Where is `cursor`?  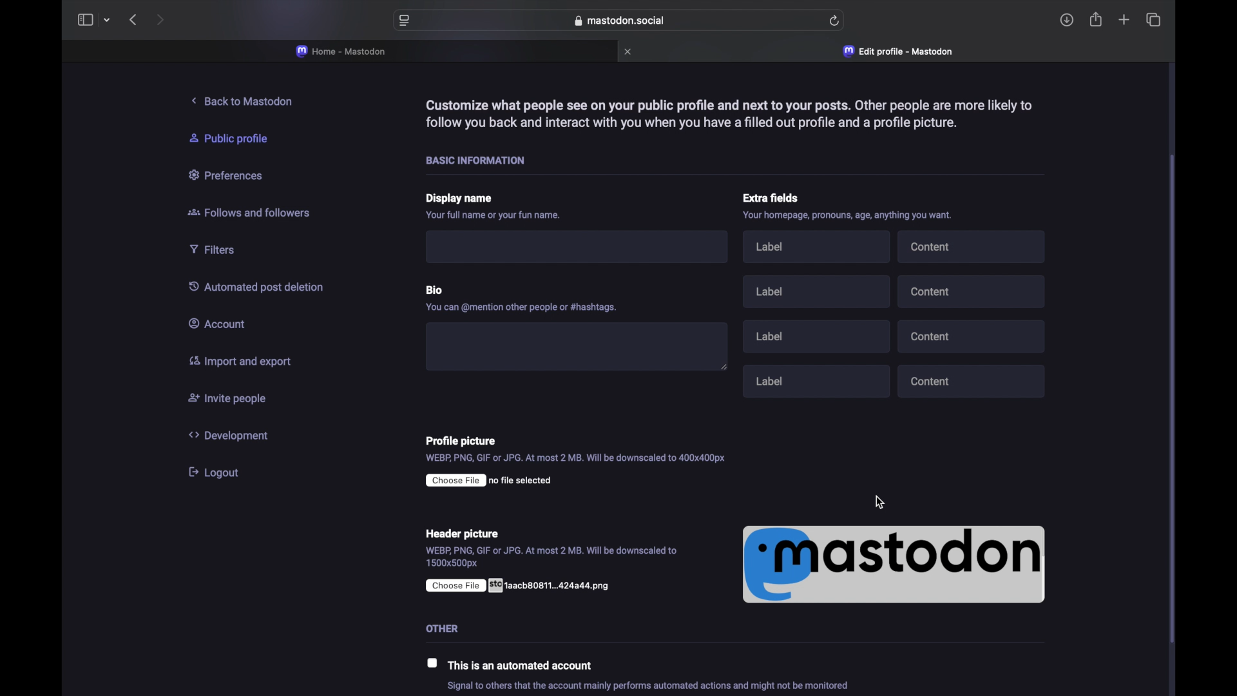
cursor is located at coordinates (881, 503).